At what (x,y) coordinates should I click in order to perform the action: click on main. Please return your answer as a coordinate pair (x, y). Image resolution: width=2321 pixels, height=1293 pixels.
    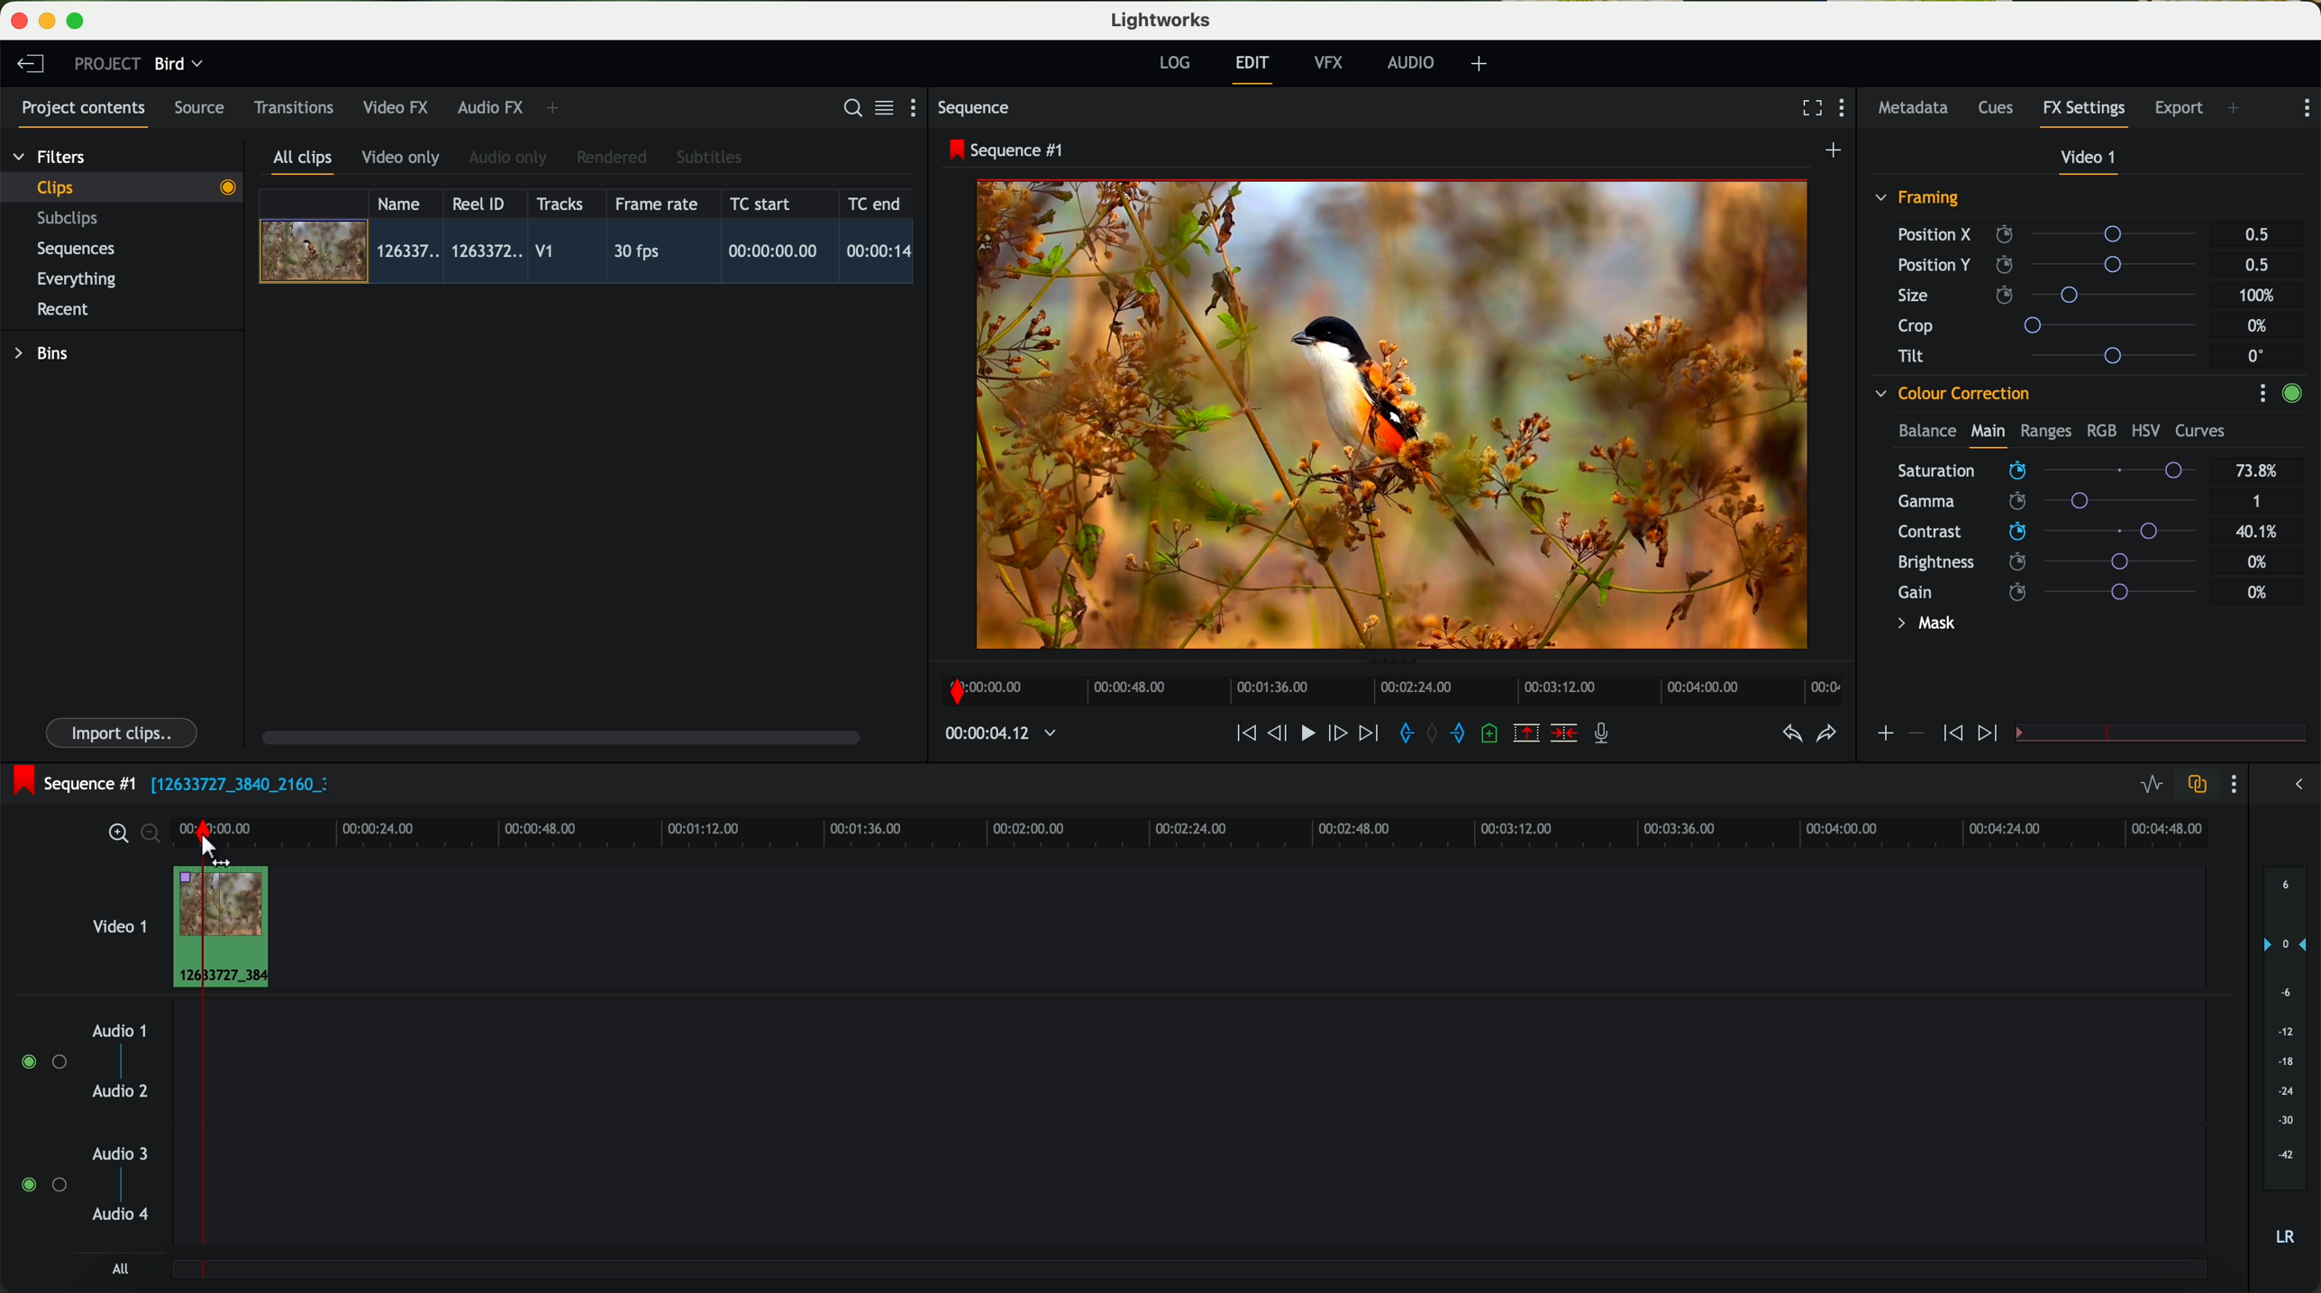
    Looking at the image, I should click on (1988, 434).